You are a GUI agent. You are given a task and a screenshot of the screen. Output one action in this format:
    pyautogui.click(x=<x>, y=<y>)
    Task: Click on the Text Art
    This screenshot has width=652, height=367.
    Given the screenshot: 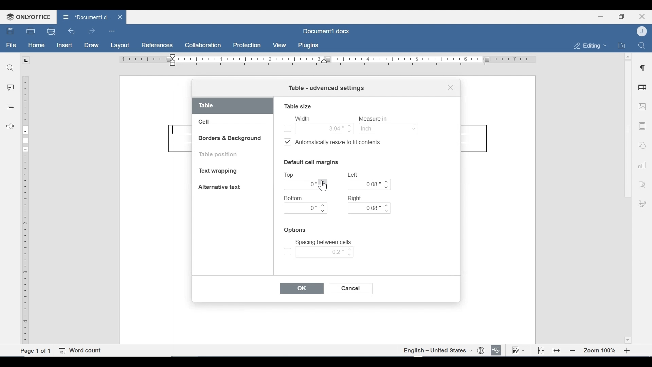 What is the action you would take?
    pyautogui.click(x=641, y=183)
    